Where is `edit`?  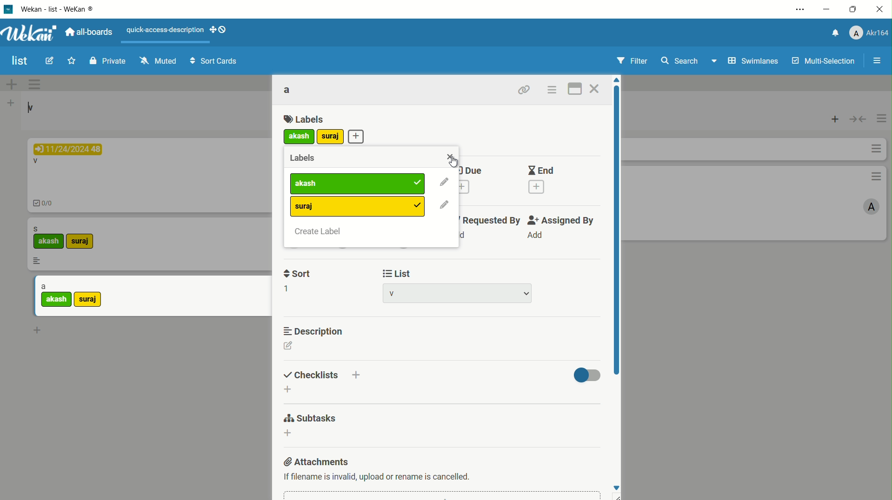 edit is located at coordinates (444, 206).